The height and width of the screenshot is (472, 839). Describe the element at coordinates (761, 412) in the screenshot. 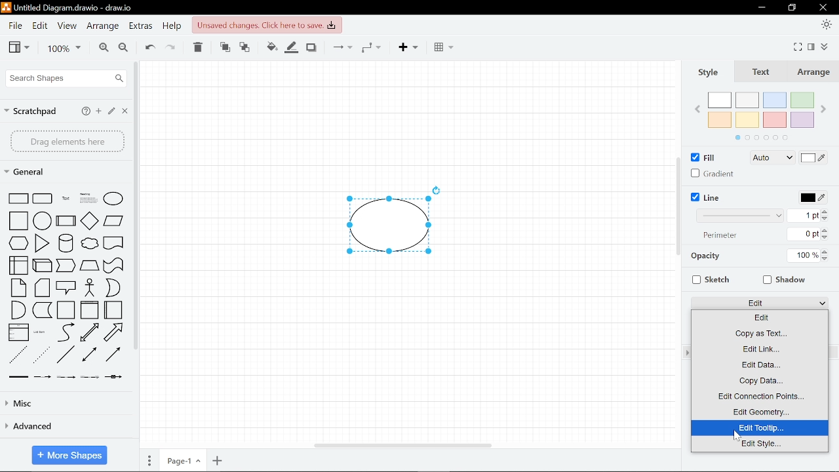

I see `Edit geometry` at that location.